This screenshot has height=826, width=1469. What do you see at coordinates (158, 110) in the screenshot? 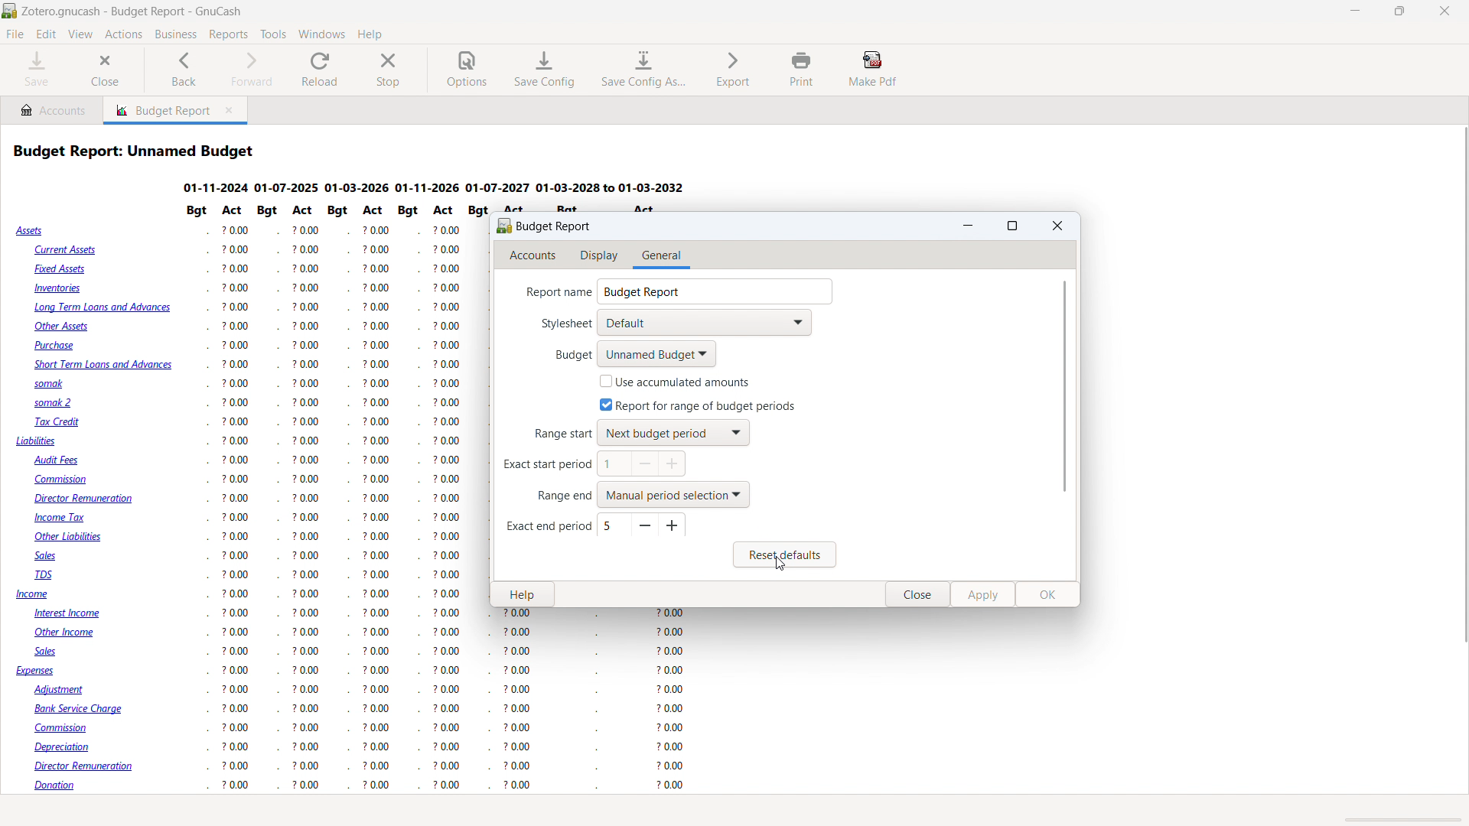
I see `budget report tab` at bounding box center [158, 110].